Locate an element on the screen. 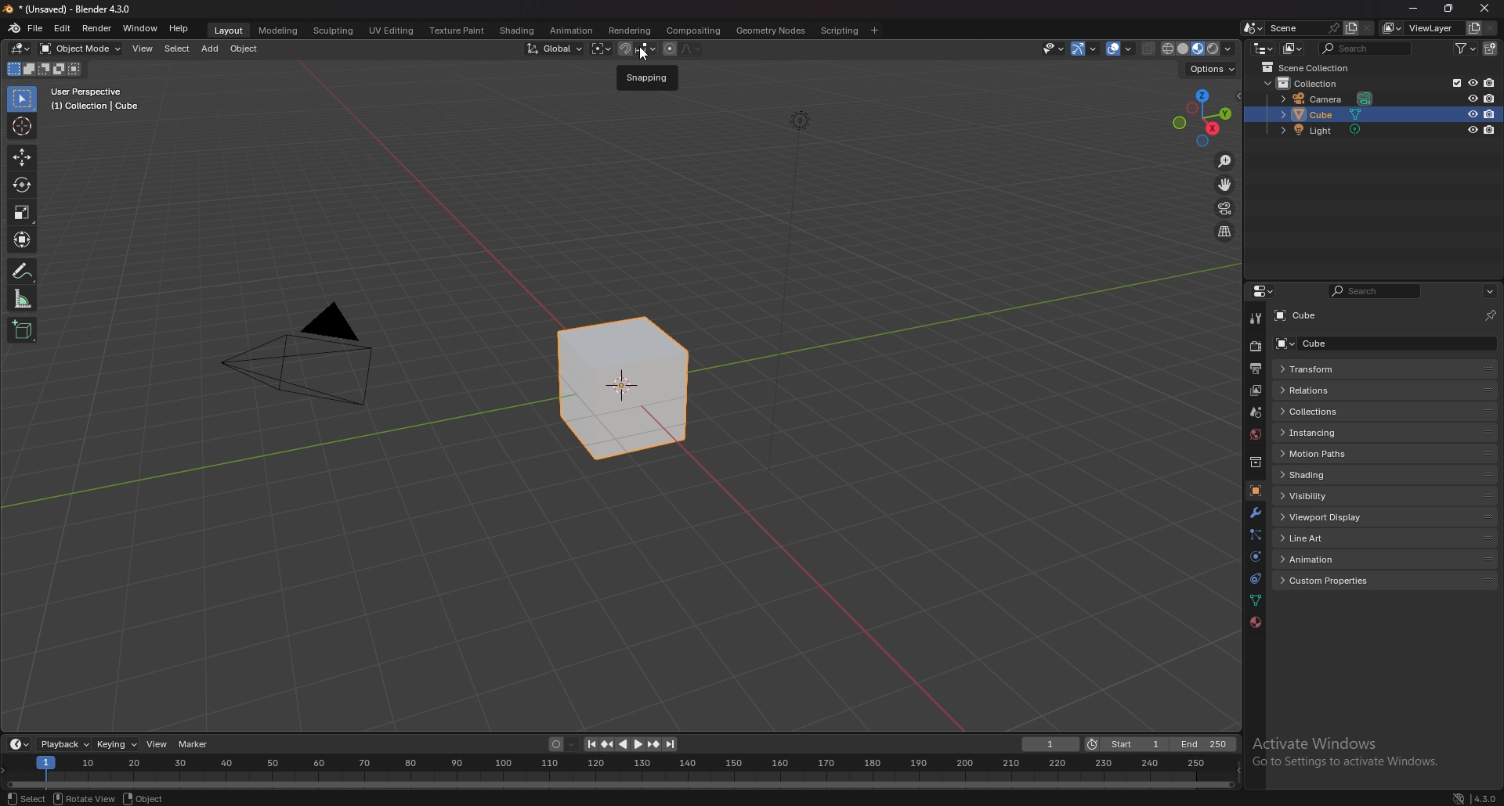 This screenshot has height=806, width=1504. add view layer is located at coordinates (1473, 28).